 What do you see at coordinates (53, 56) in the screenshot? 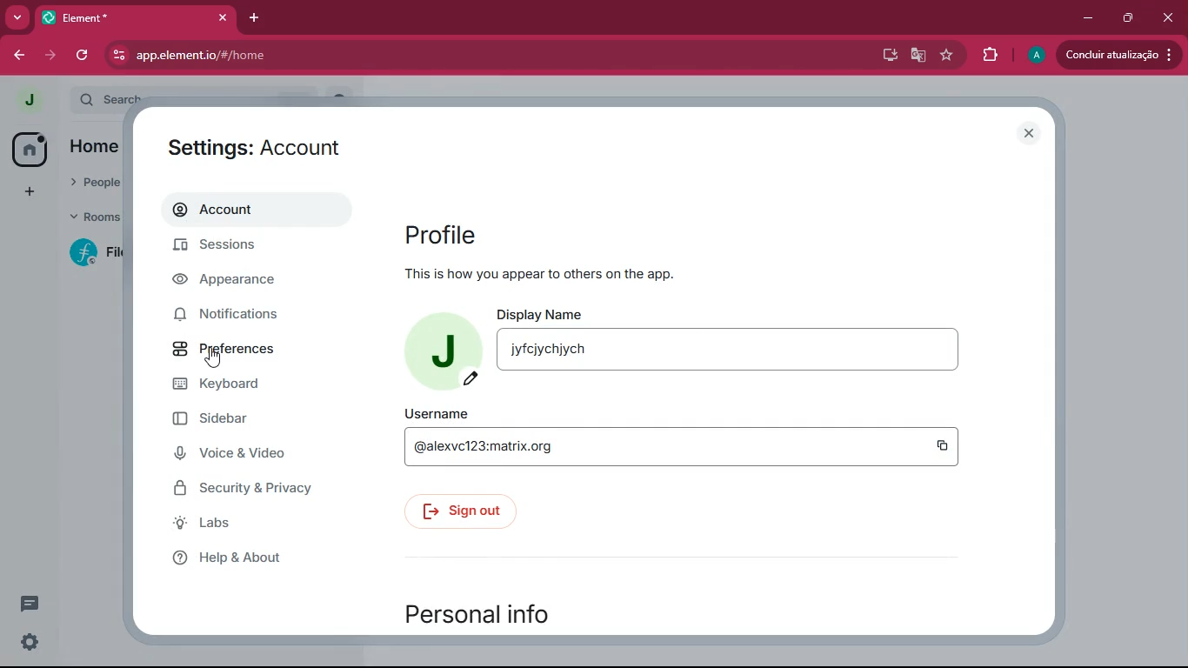
I see `forward` at bounding box center [53, 56].